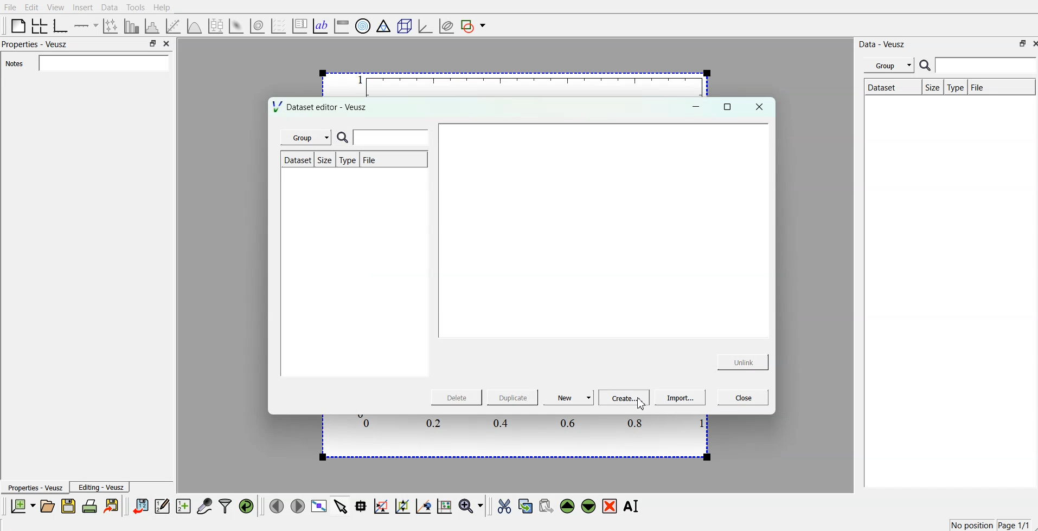 The width and height of the screenshot is (1038, 531). I want to click on save document, so click(68, 507).